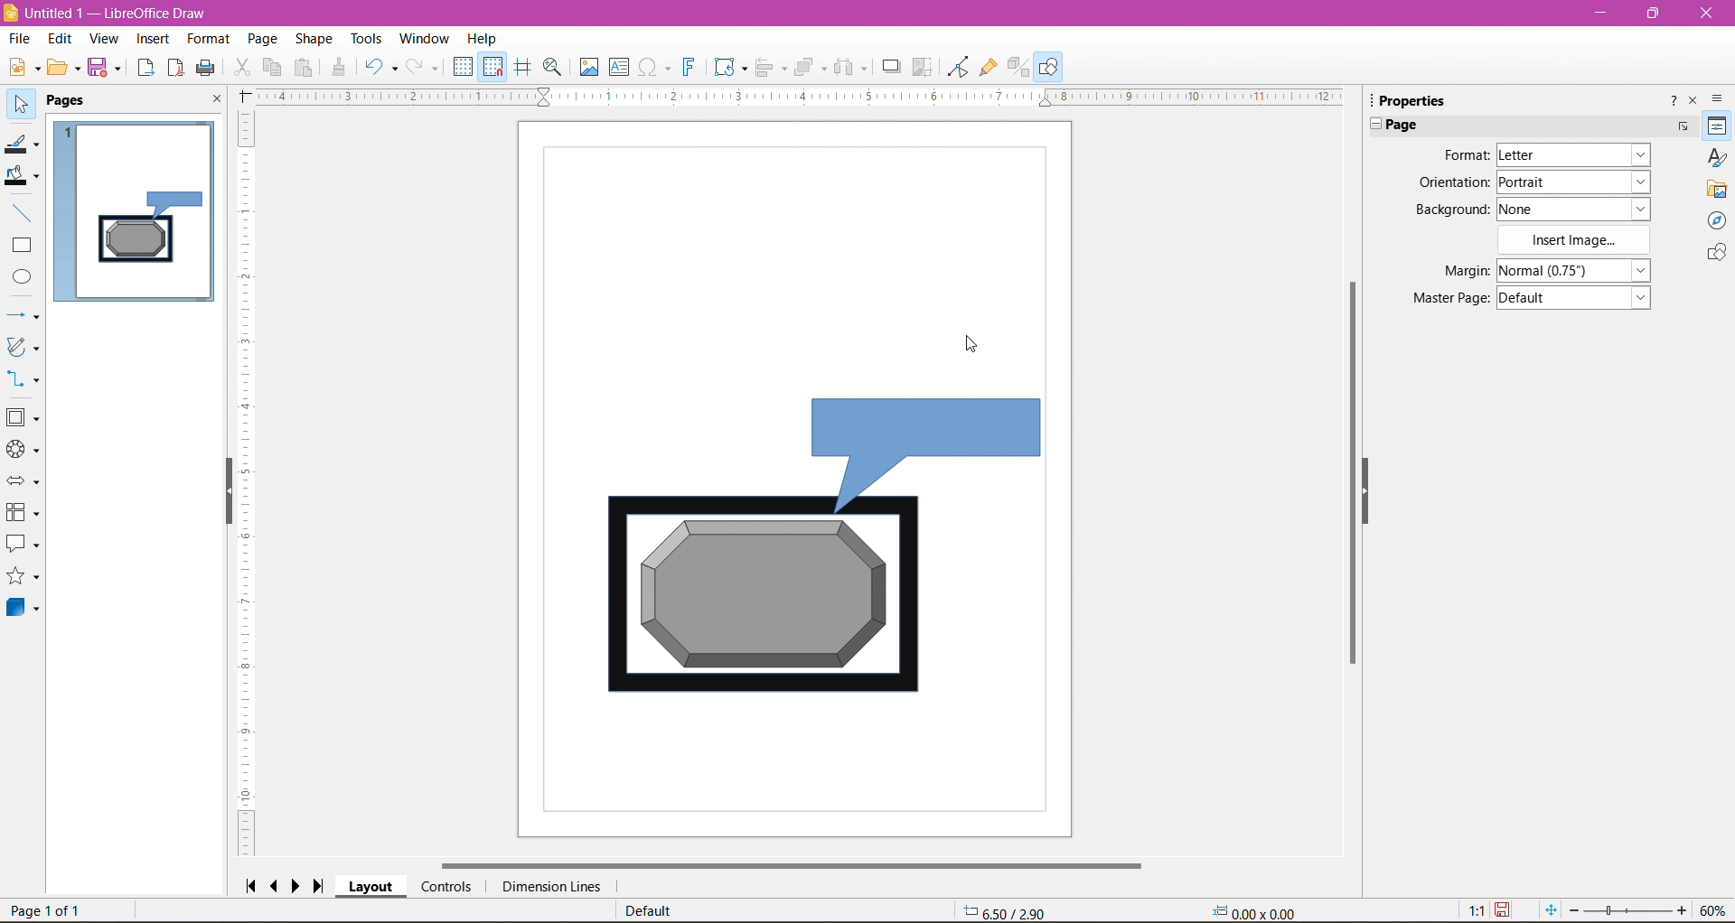 This screenshot has height=923, width=1735. What do you see at coordinates (23, 481) in the screenshot?
I see `Block Arrows` at bounding box center [23, 481].